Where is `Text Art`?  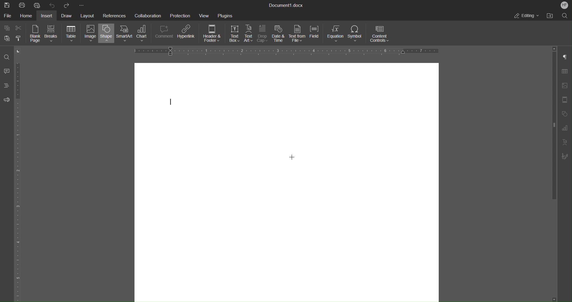
Text Art is located at coordinates (566, 142).